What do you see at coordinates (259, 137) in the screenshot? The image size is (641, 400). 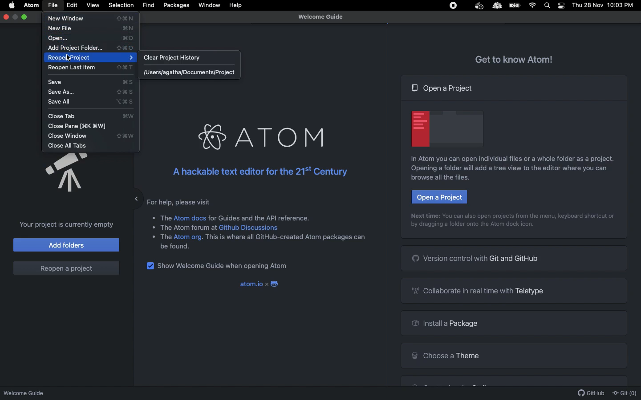 I see `Atom` at bounding box center [259, 137].